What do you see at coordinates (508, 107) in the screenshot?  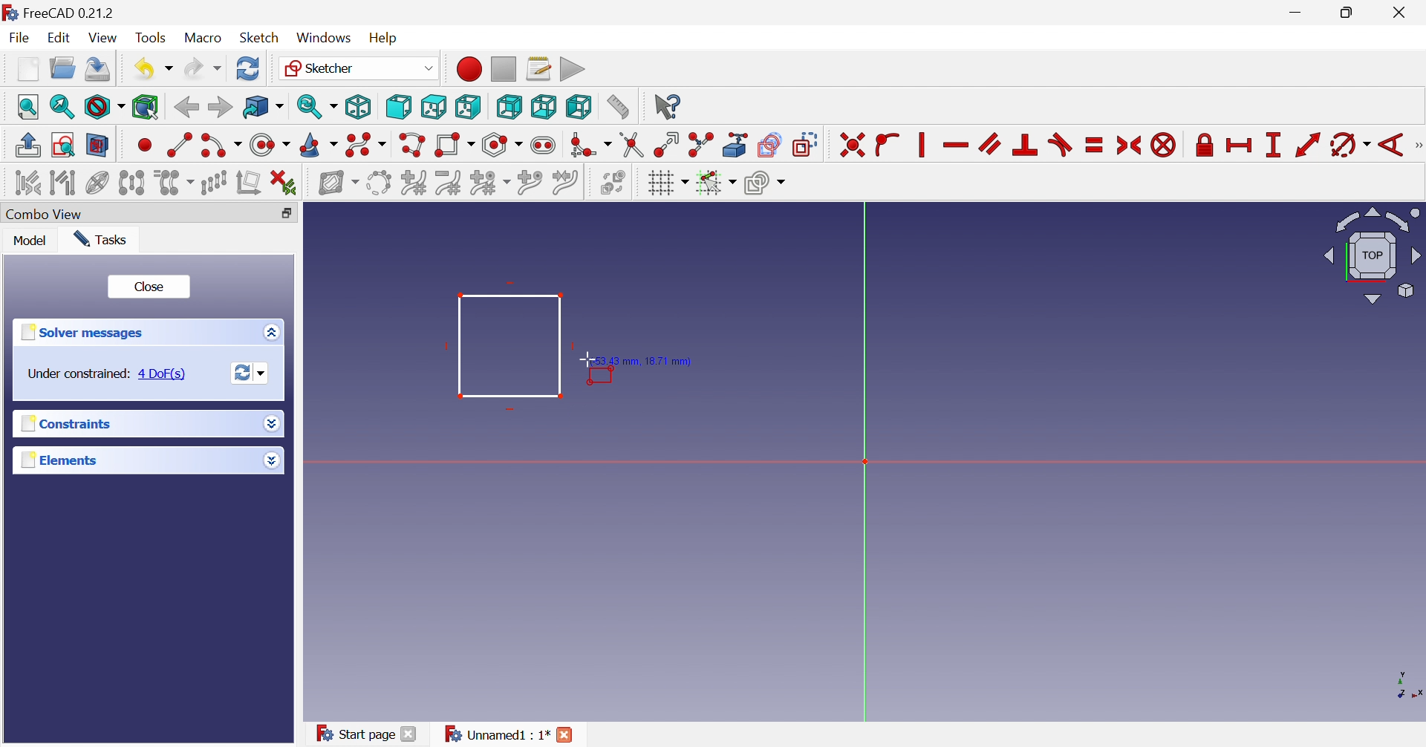 I see `Rear` at bounding box center [508, 107].